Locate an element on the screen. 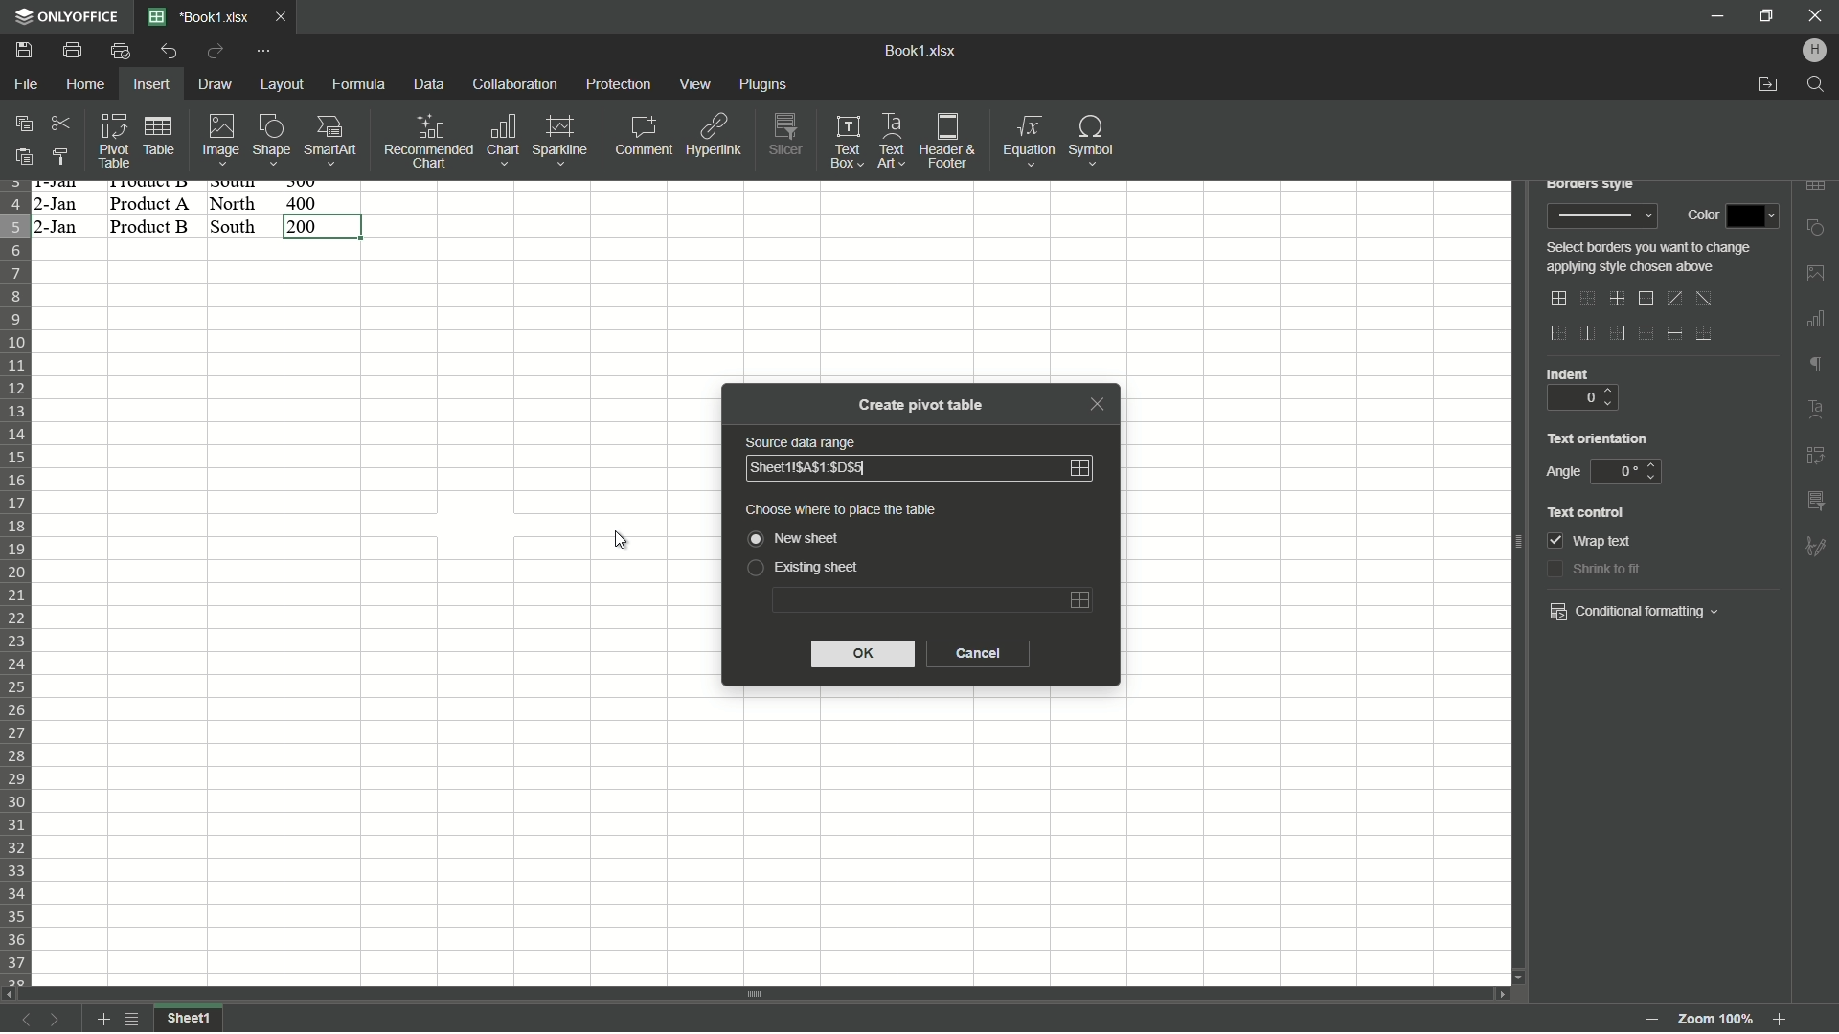 The width and height of the screenshot is (1839, 1034). Source data range is located at coordinates (802, 440).